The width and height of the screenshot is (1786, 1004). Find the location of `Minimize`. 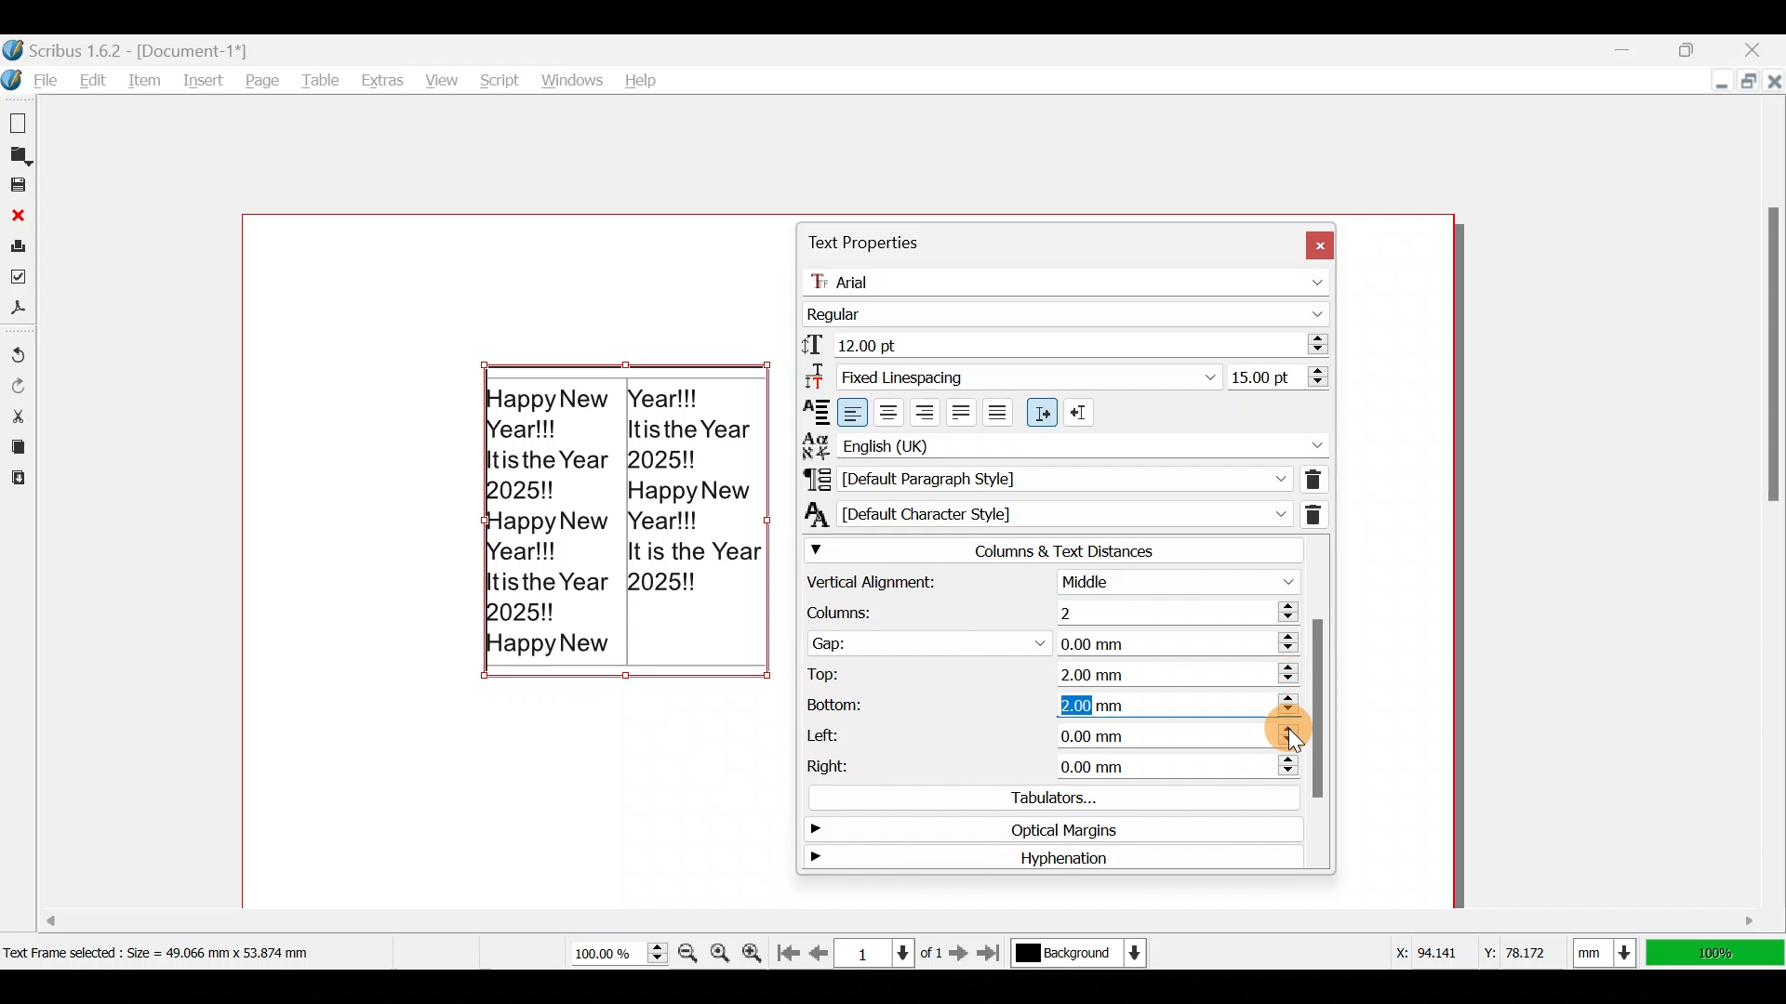

Minimize is located at coordinates (1629, 49).